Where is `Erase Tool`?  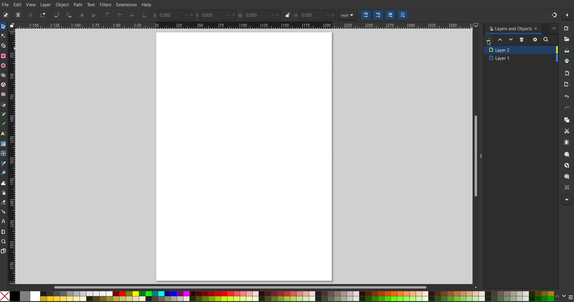 Erase Tool is located at coordinates (4, 203).